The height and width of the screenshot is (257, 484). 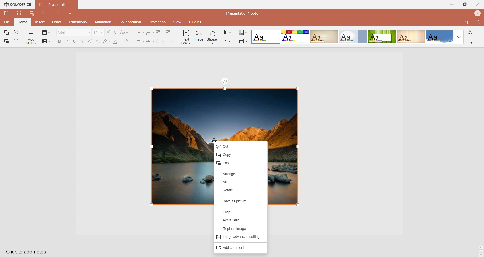 What do you see at coordinates (243, 229) in the screenshot?
I see `Replace Image` at bounding box center [243, 229].